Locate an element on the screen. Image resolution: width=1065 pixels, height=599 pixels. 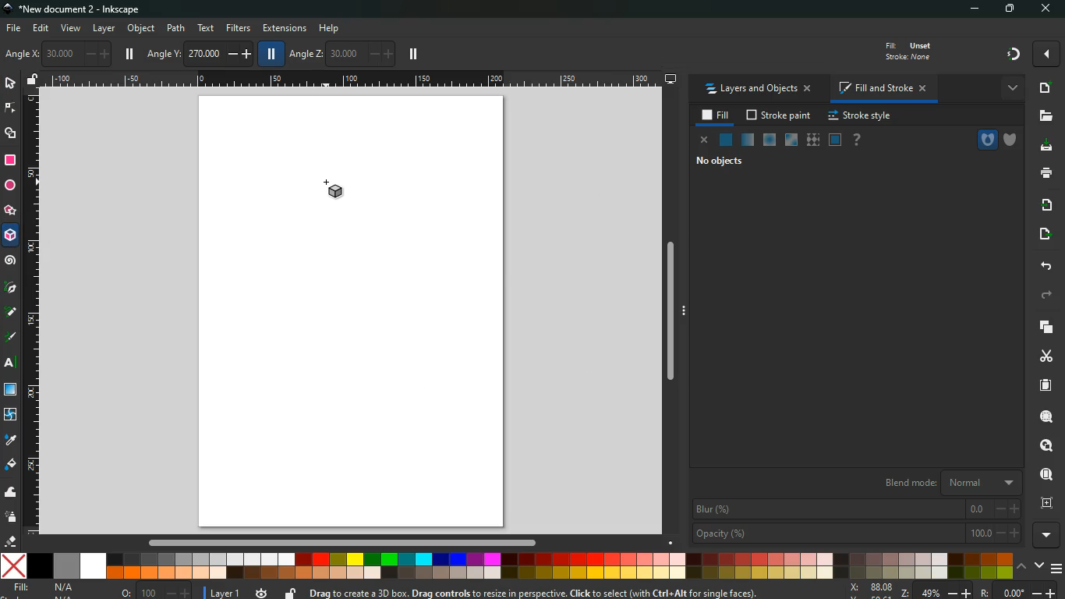
Scroll bar is located at coordinates (340, 543).